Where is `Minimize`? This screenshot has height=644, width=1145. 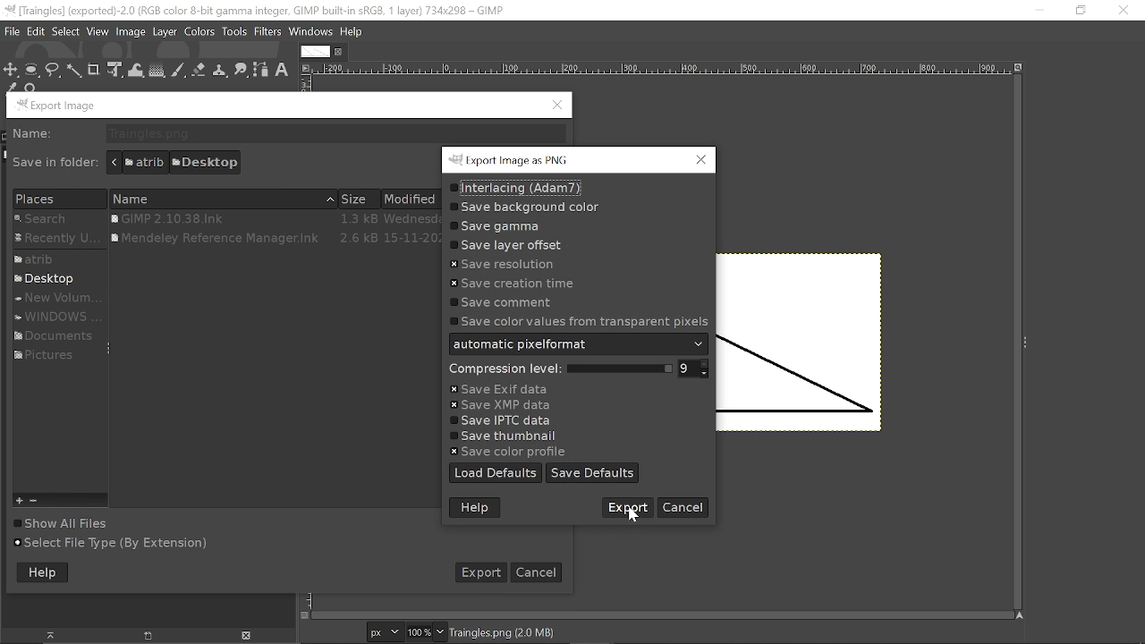 Minimize is located at coordinates (1037, 11).